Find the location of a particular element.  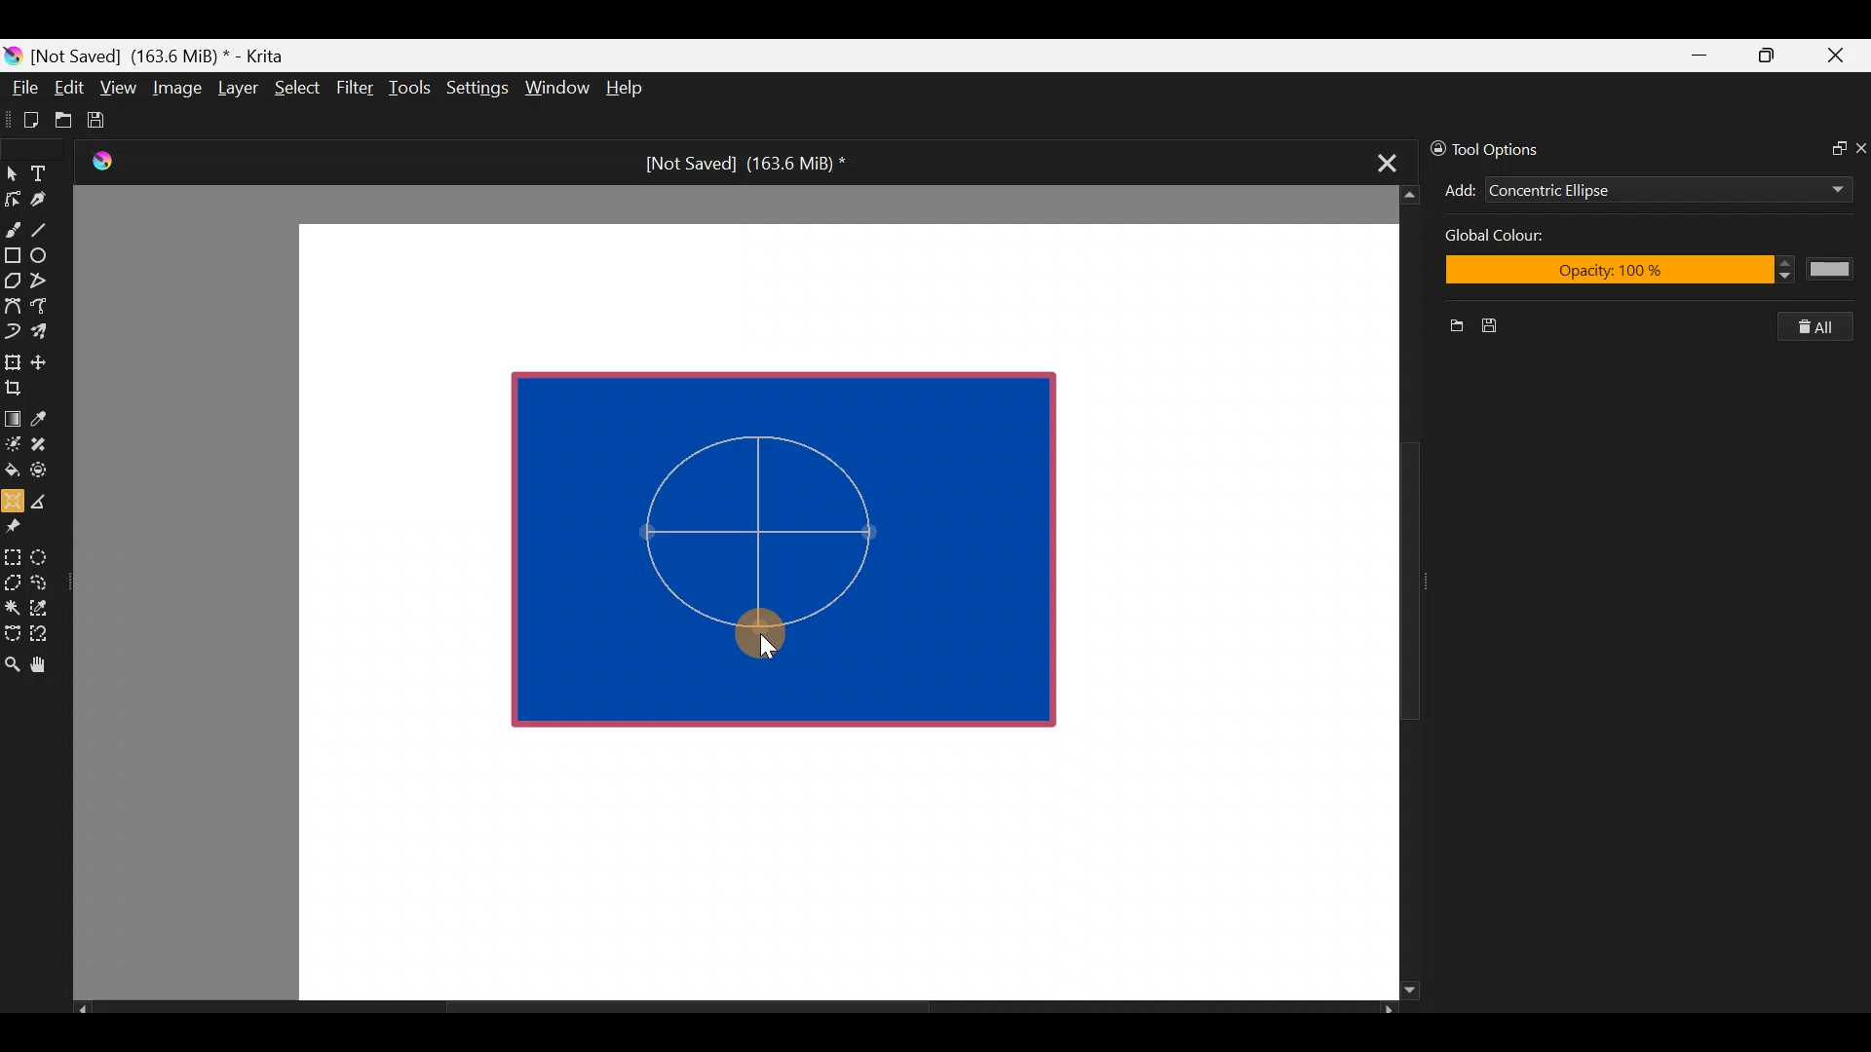

Pan tool is located at coordinates (47, 665).